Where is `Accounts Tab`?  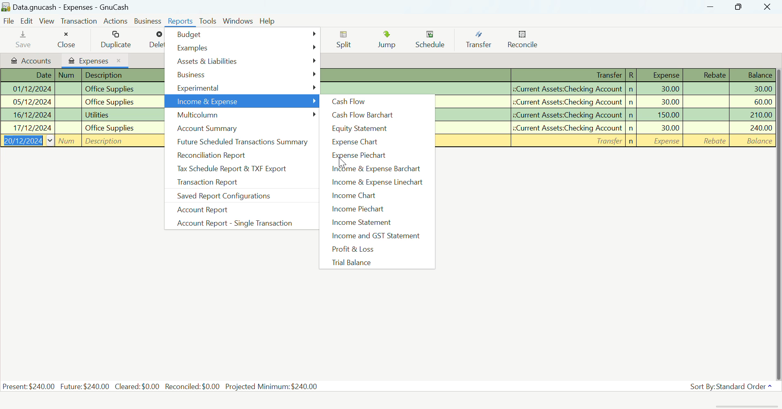 Accounts Tab is located at coordinates (31, 61).